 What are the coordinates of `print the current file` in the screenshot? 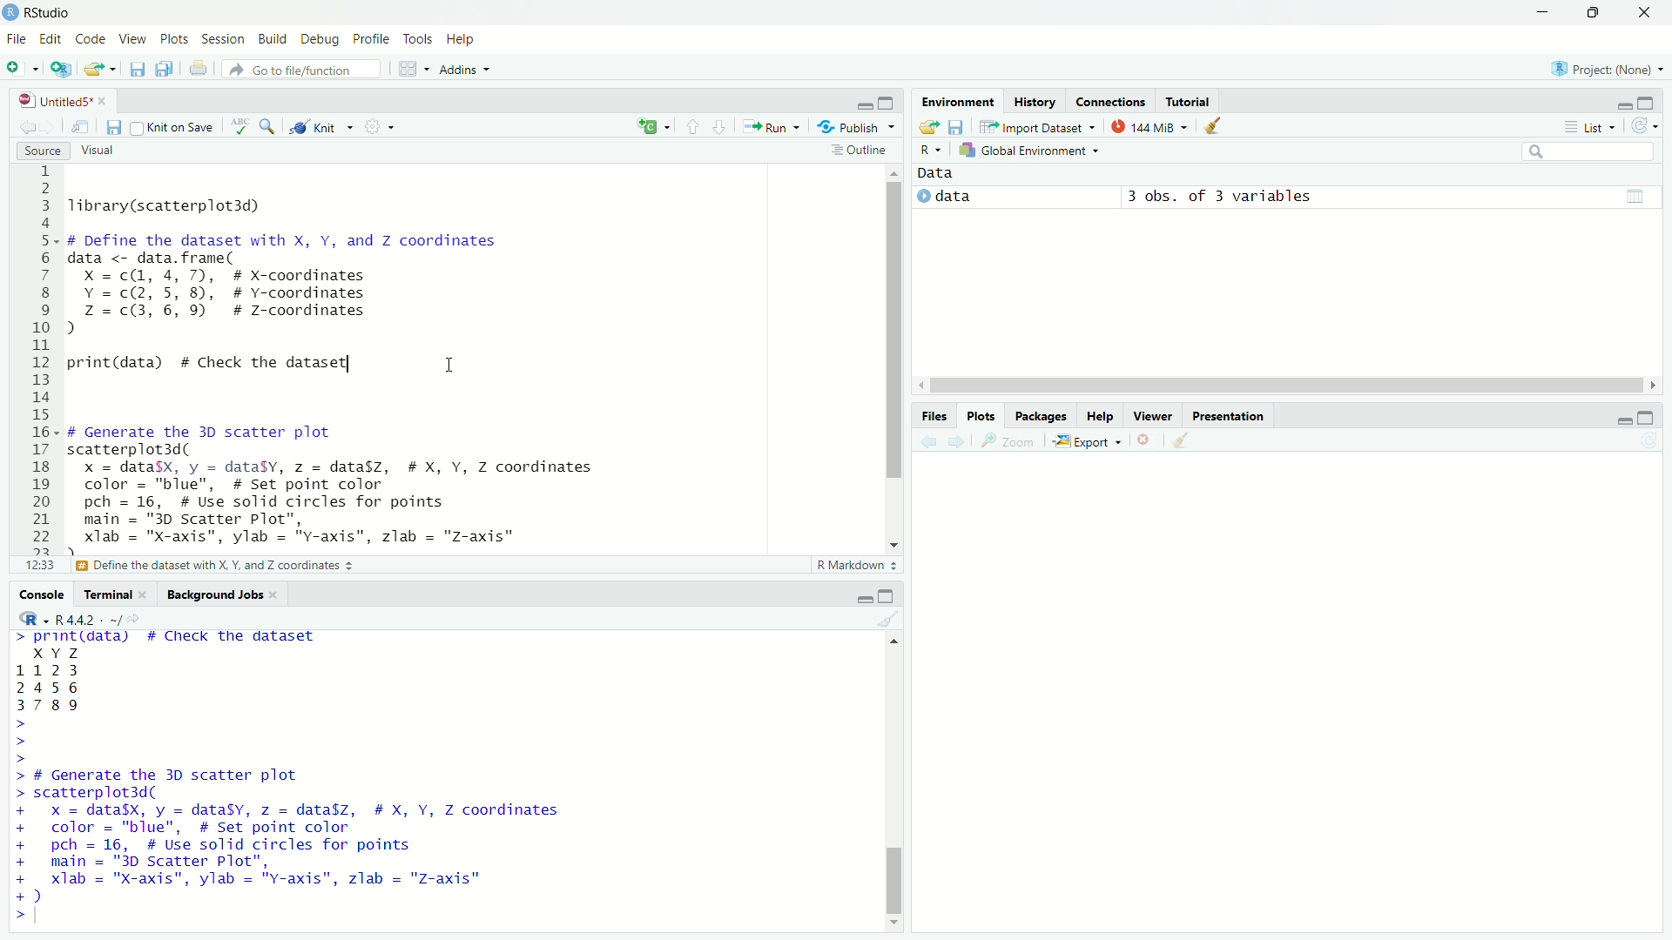 It's located at (196, 71).